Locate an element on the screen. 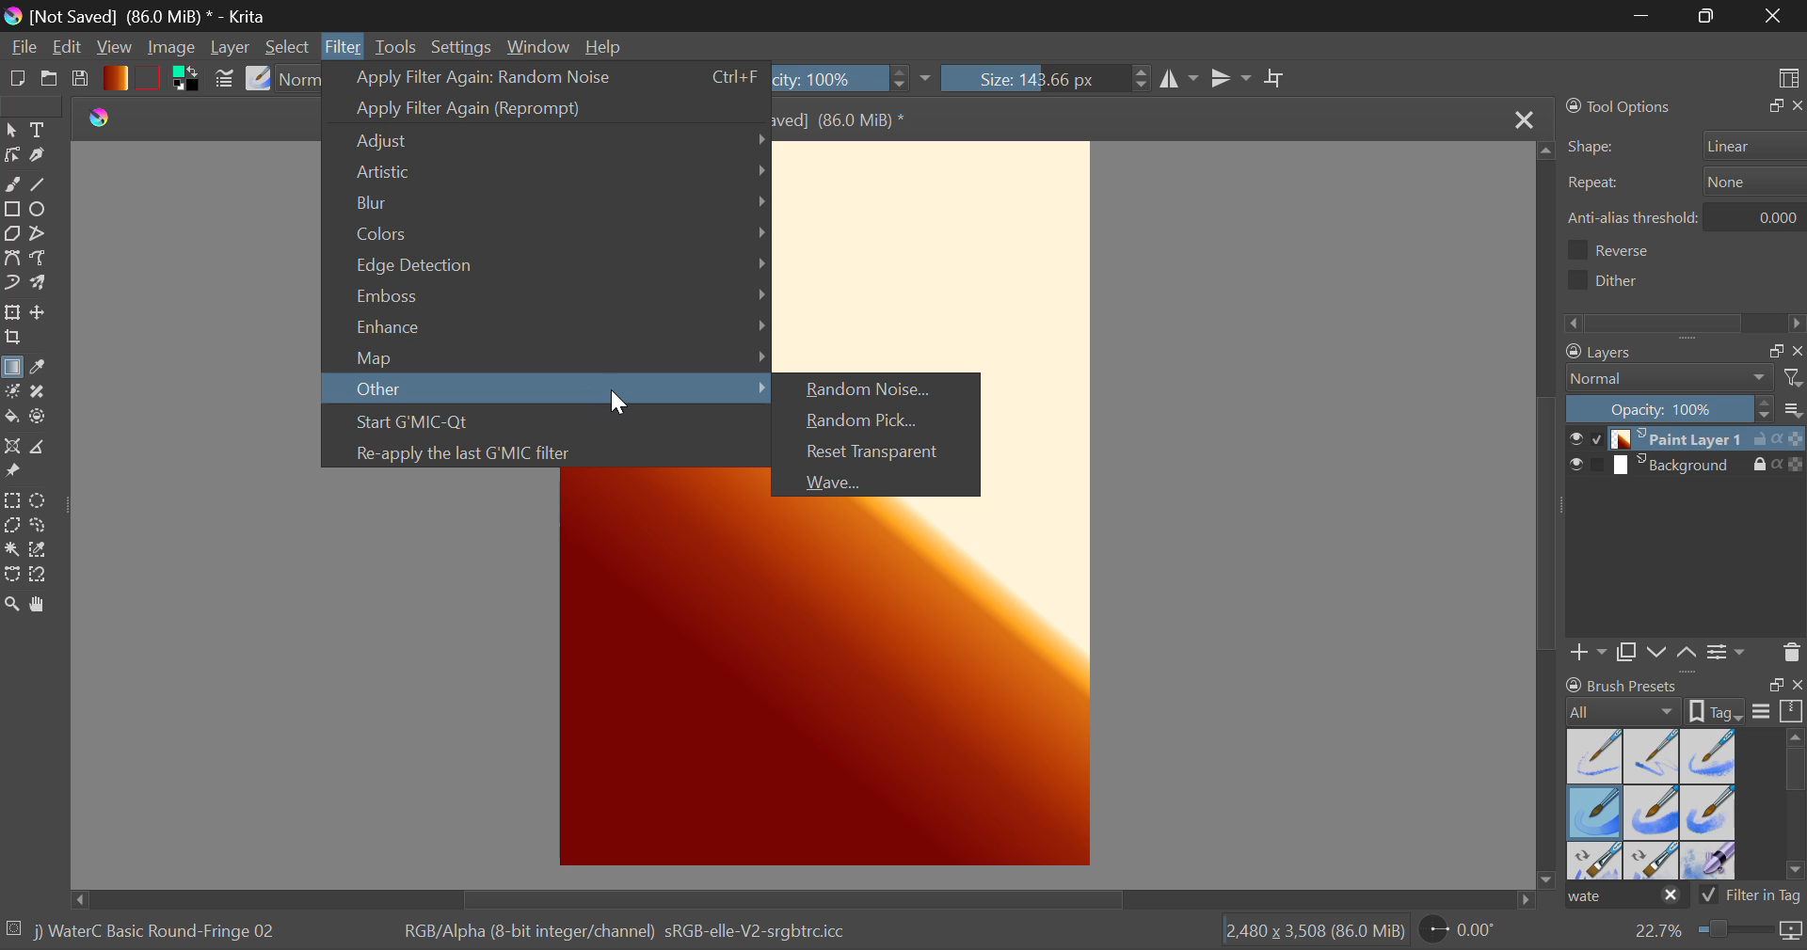  Tool Options is located at coordinates (1621, 106).